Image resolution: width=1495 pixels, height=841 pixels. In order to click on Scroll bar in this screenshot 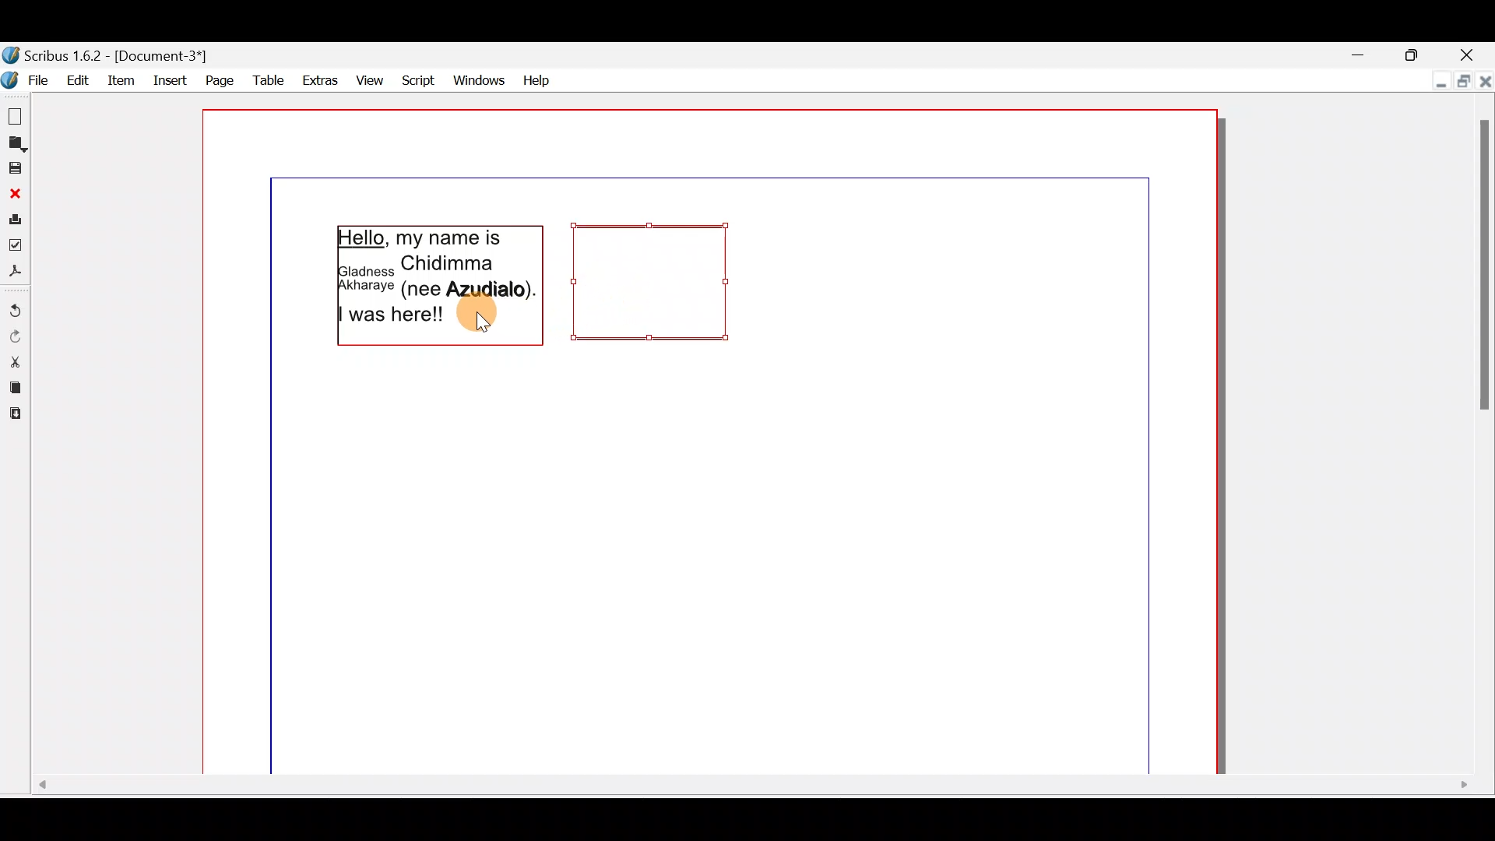, I will do `click(1480, 437)`.